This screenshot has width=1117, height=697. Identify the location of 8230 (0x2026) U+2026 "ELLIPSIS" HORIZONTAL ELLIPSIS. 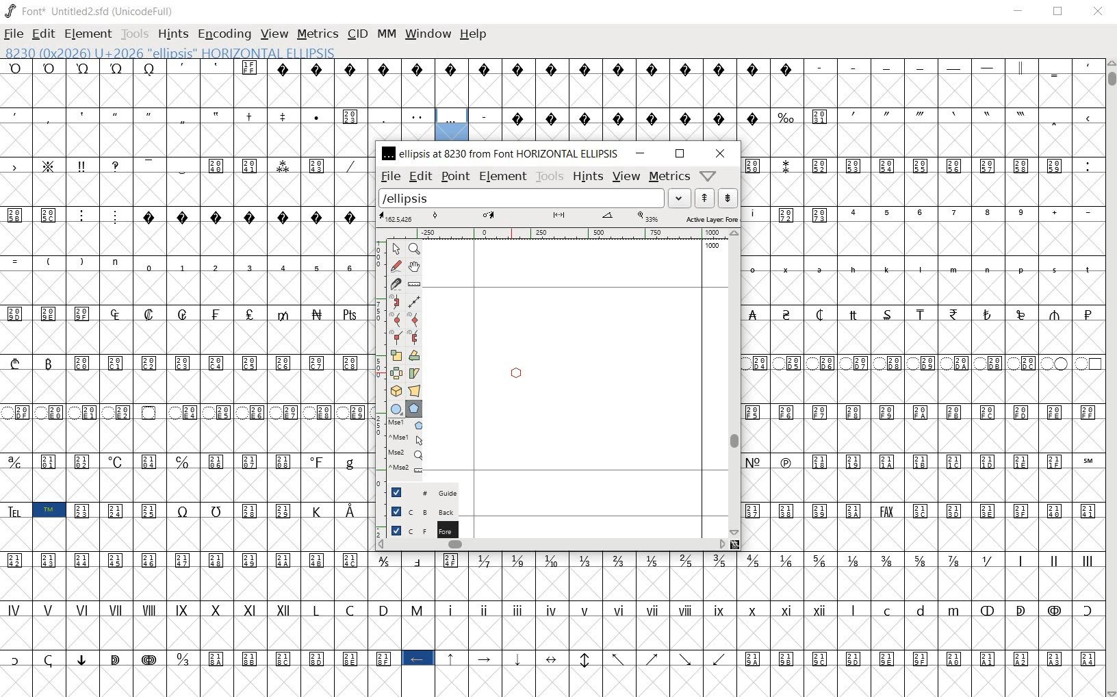
(452, 125).